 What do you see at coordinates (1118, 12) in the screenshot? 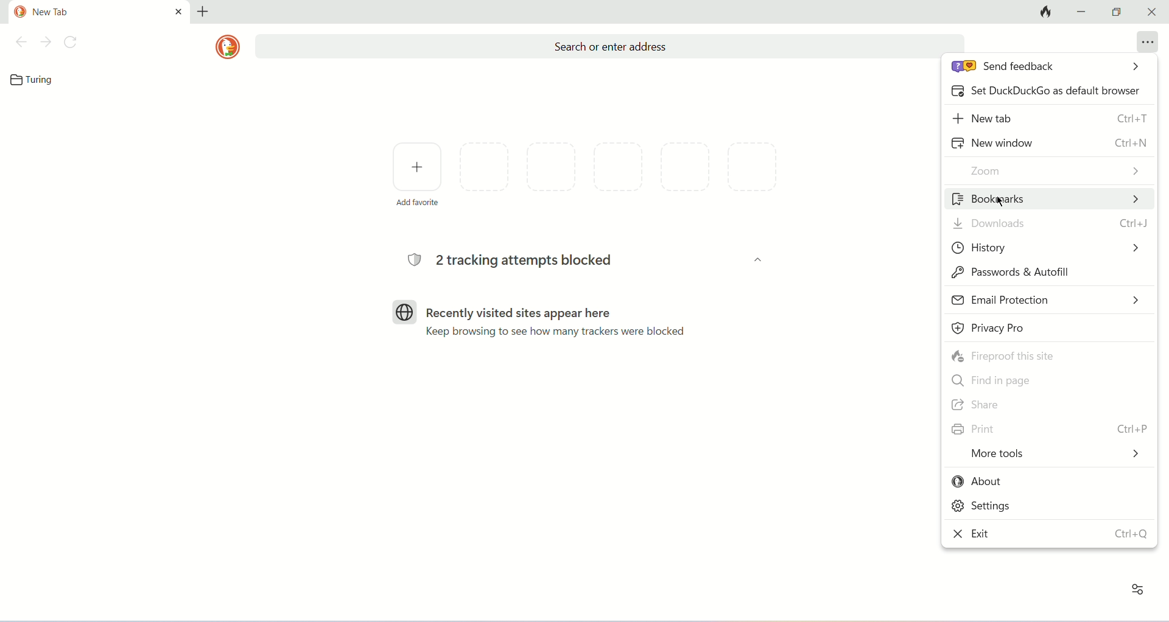
I see `maximize` at bounding box center [1118, 12].